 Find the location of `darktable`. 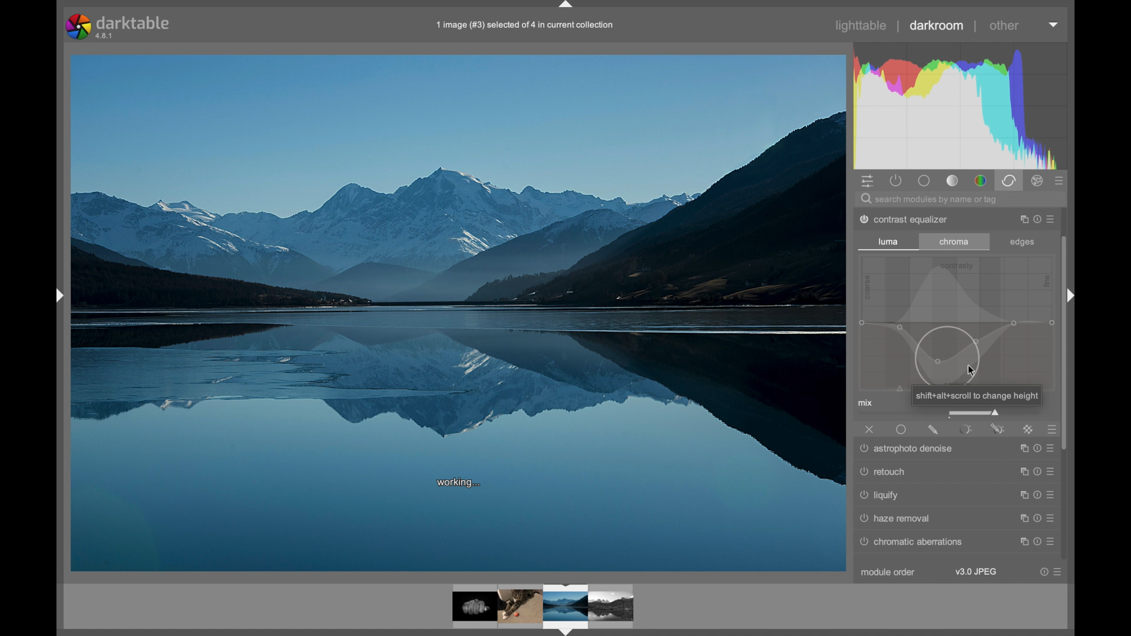

darktable is located at coordinates (118, 27).